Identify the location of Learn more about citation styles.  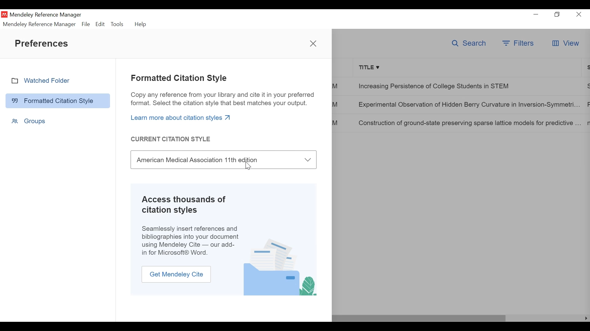
(181, 117).